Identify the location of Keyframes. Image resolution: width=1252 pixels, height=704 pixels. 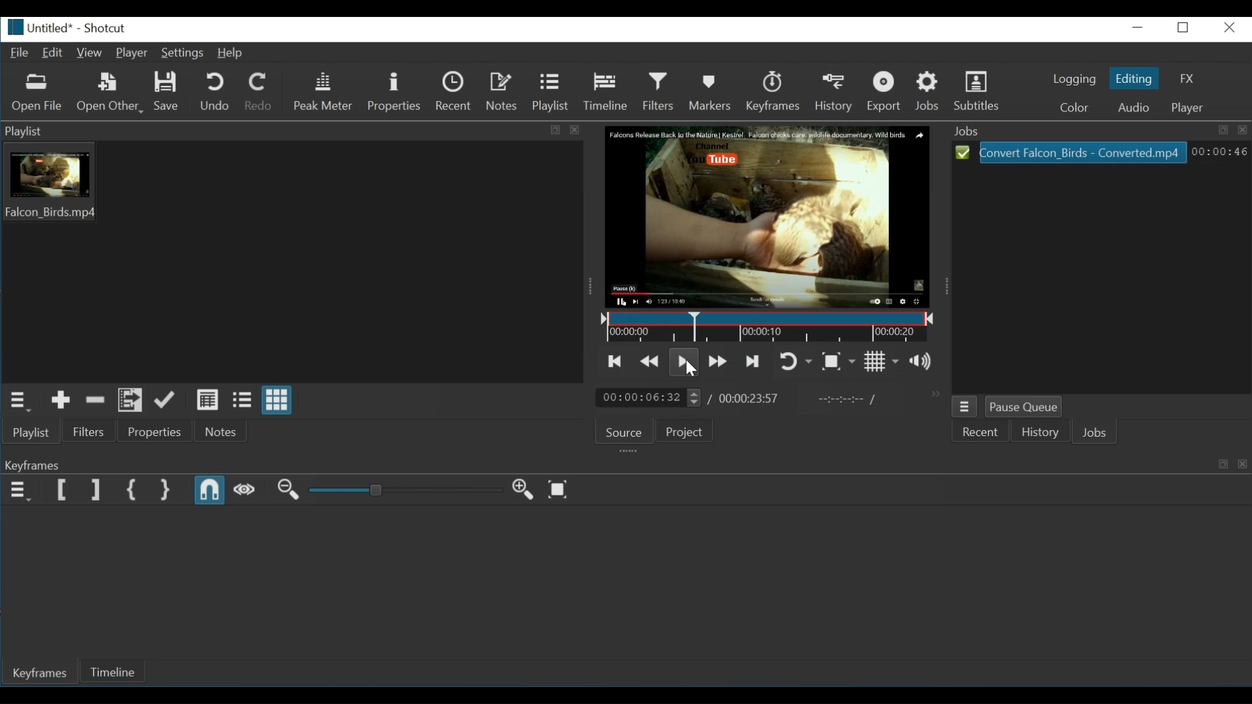
(42, 673).